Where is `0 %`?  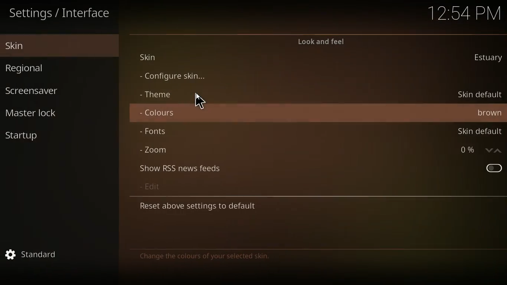
0 % is located at coordinates (467, 150).